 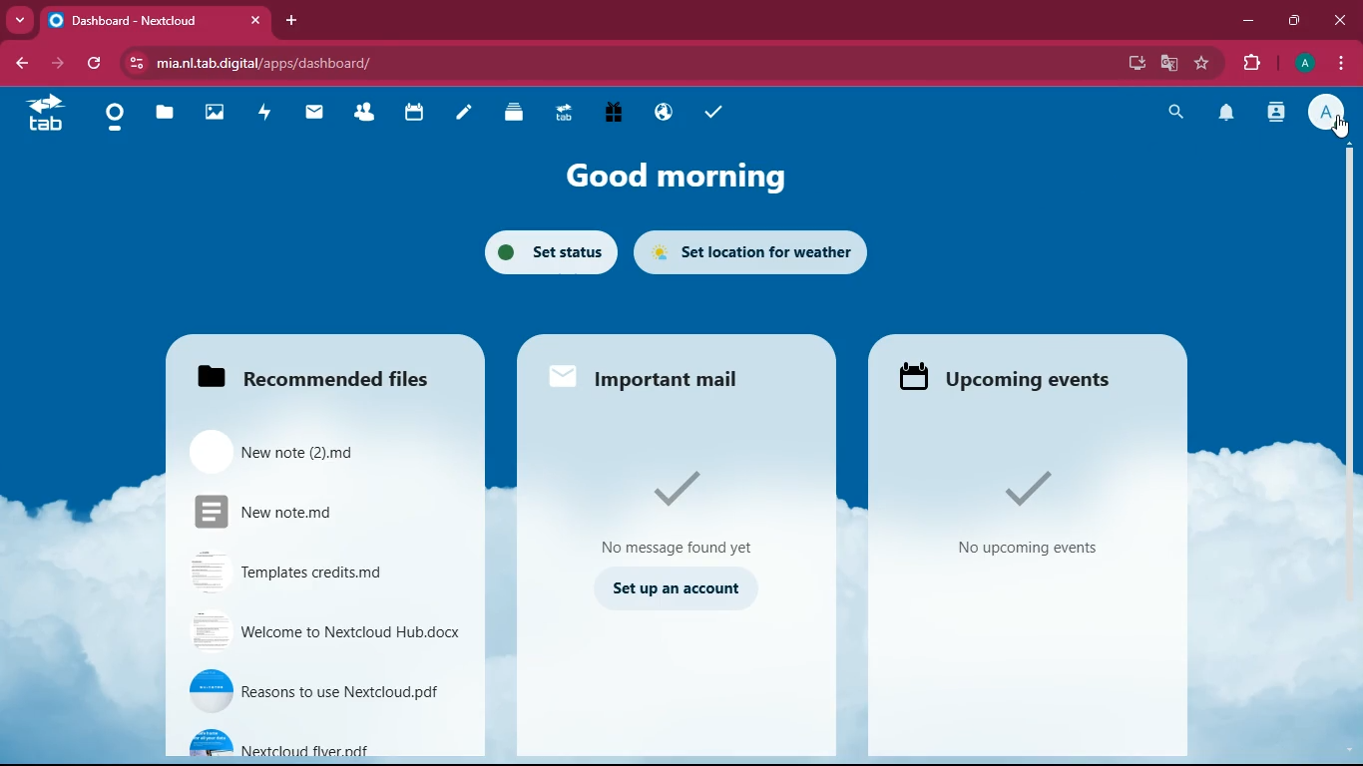 I want to click on Free Trail PC, so click(x=613, y=114).